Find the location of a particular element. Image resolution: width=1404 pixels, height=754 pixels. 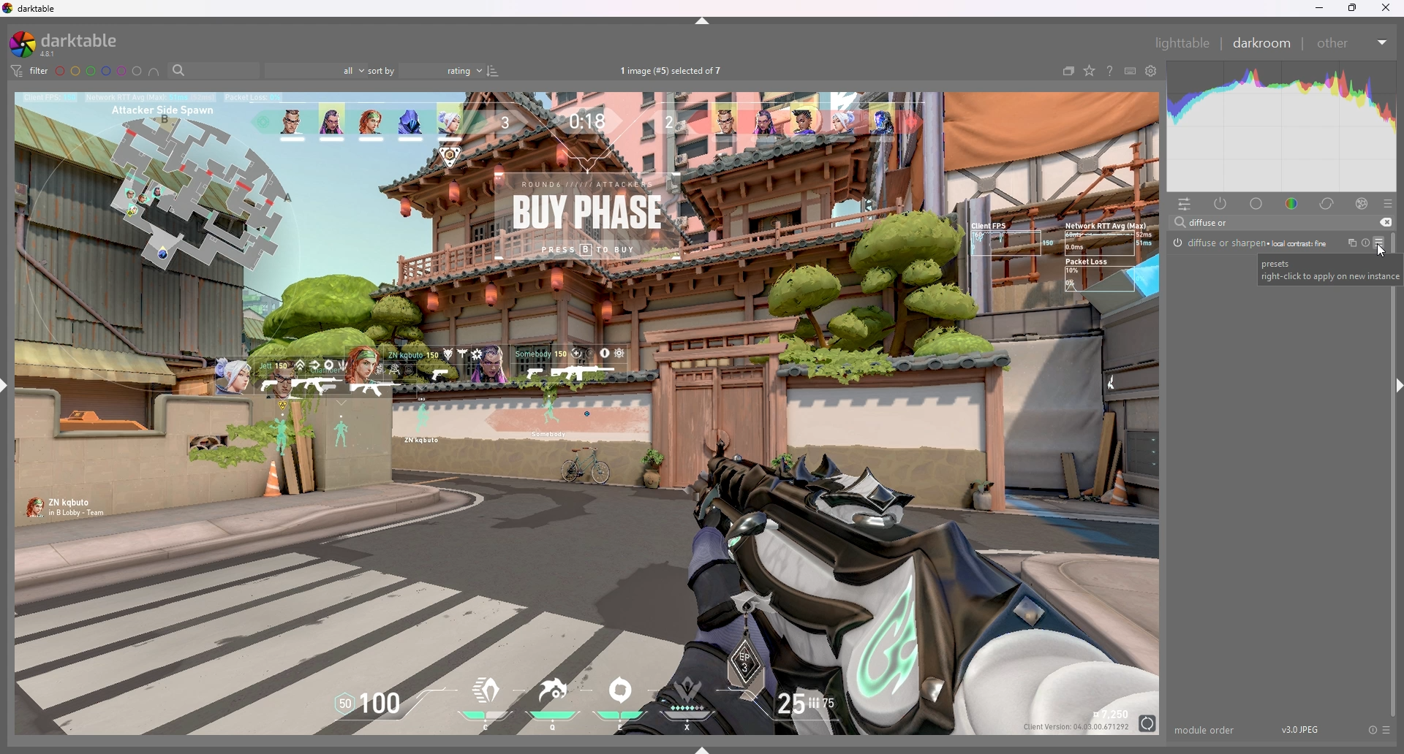

scroll bar is located at coordinates (1394, 473).